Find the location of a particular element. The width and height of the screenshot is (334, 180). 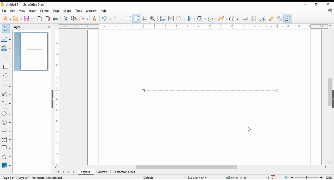

close window is located at coordinates (328, 4).